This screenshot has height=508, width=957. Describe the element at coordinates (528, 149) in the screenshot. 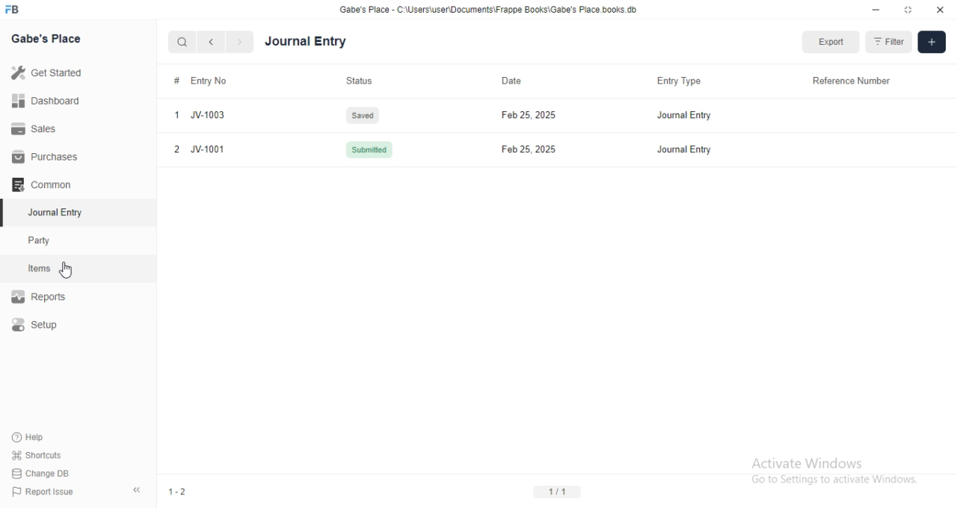

I see `Feb 25, 2025` at that location.